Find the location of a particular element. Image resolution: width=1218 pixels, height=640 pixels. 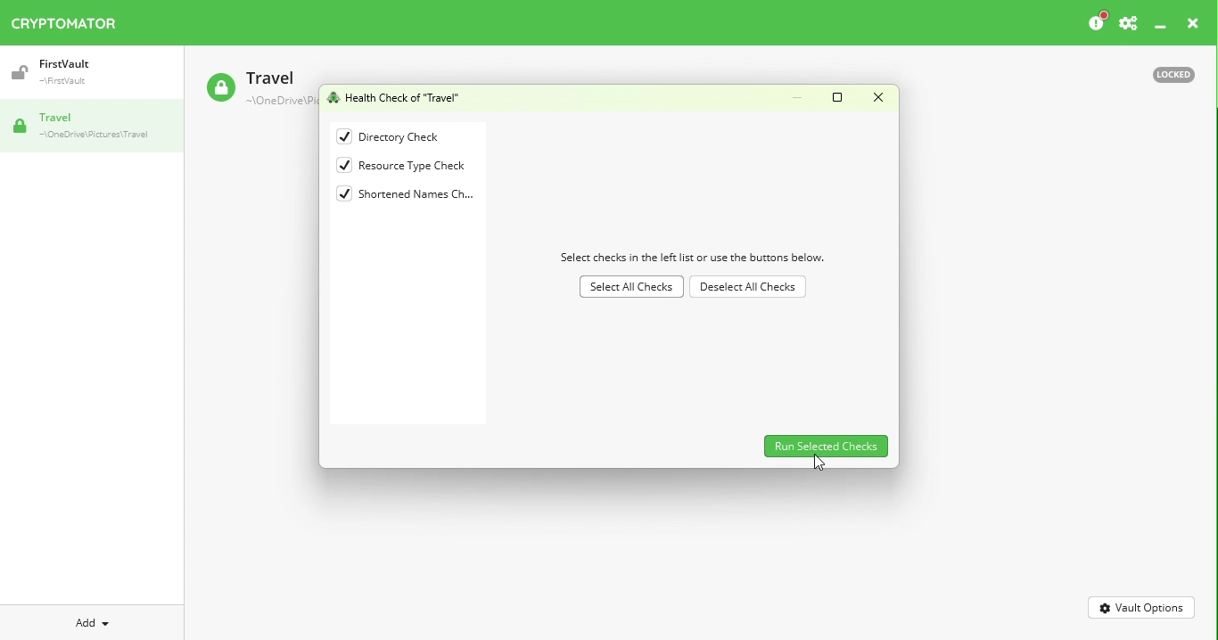

checked checkbox is located at coordinates (342, 137).